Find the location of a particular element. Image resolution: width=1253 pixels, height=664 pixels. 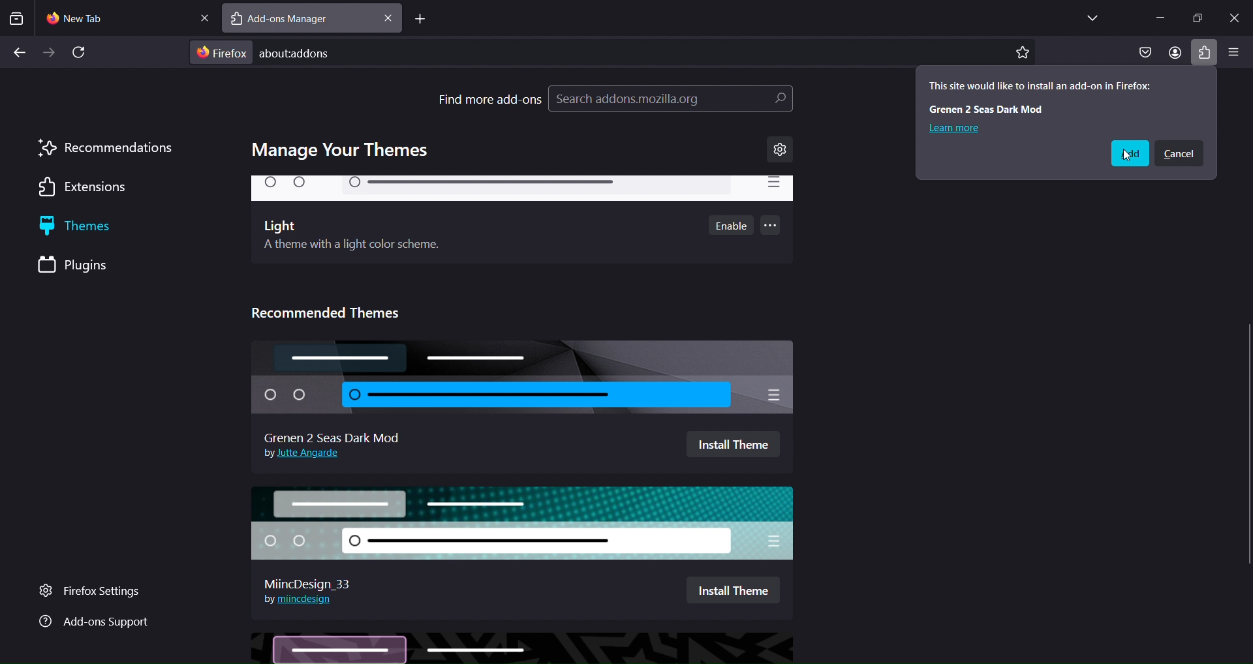

add ons support is located at coordinates (93, 623).